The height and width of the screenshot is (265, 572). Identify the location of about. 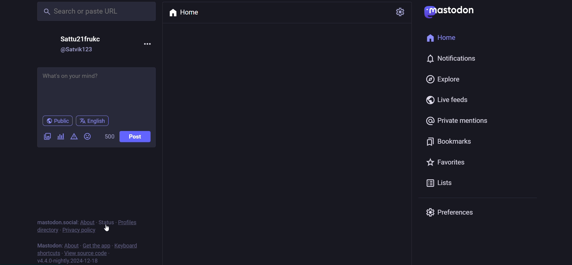
(71, 245).